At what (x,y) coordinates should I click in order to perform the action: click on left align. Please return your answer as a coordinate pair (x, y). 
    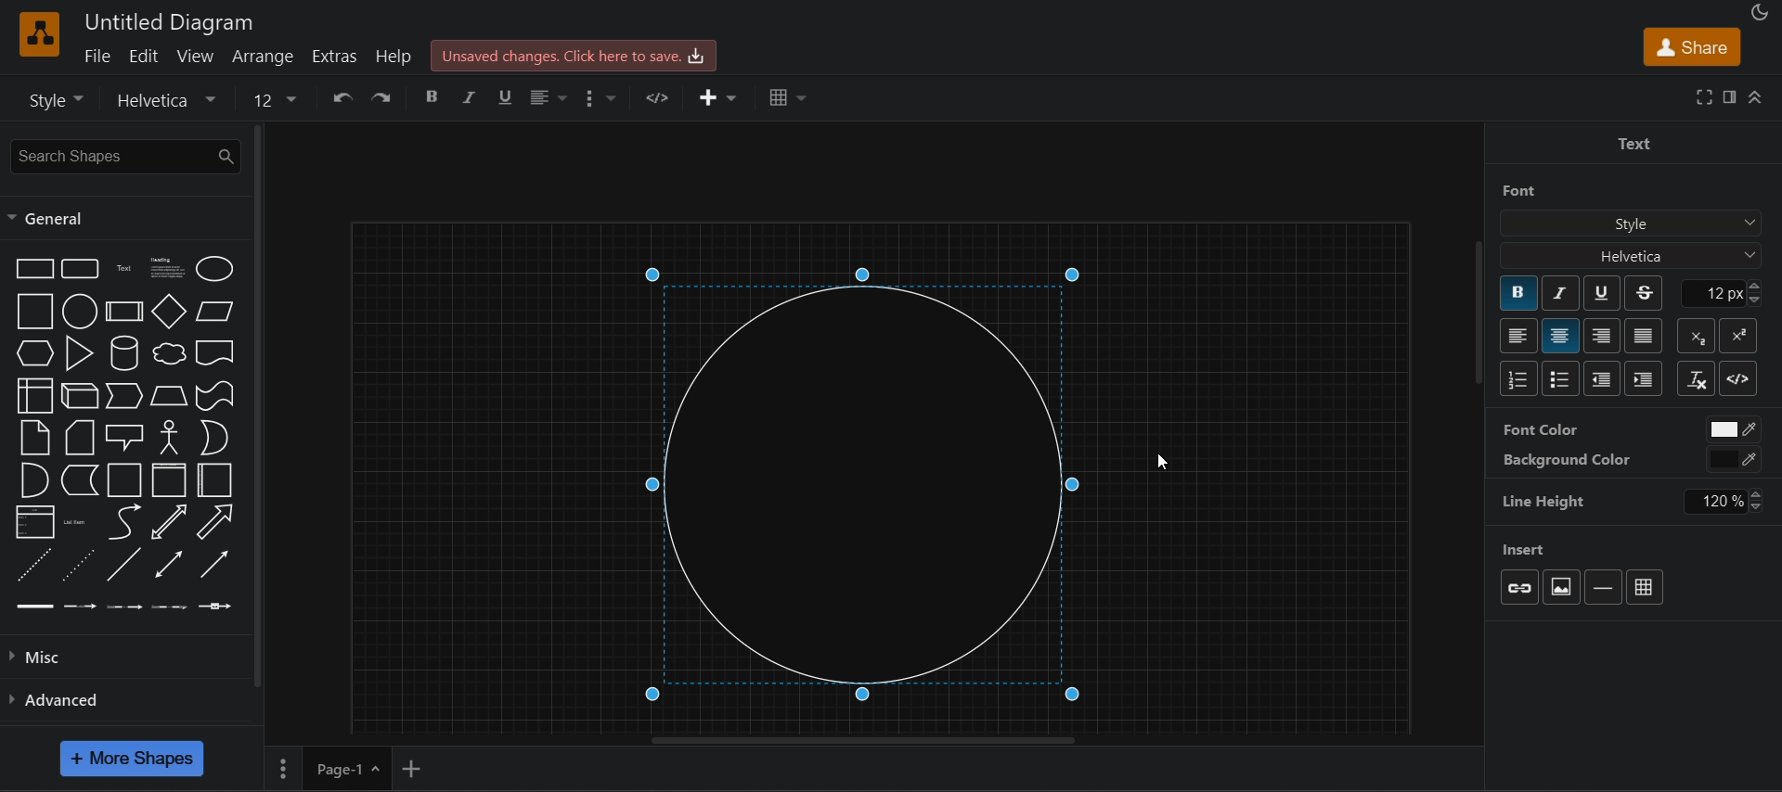
    Looking at the image, I should click on (547, 98).